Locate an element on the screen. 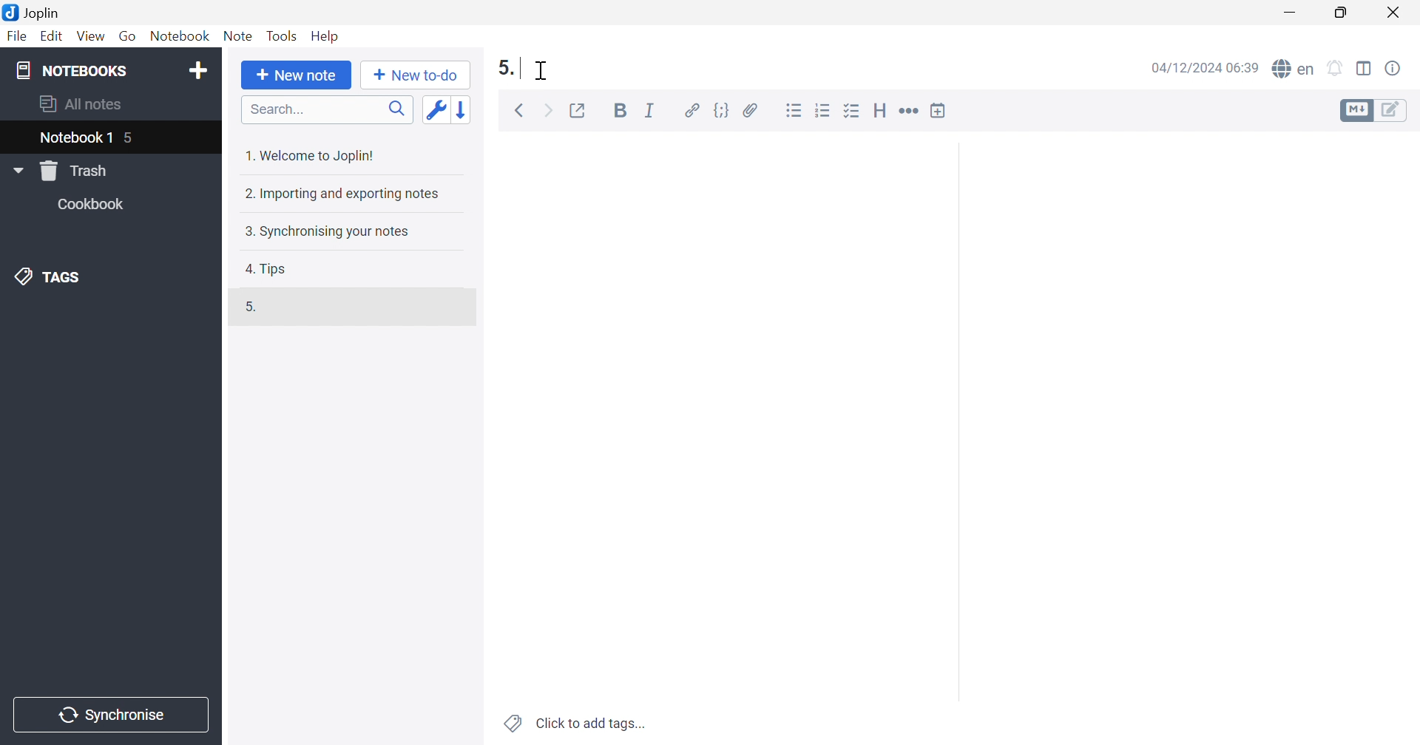 Image resolution: width=1420 pixels, height=745 pixels. Toggle sort order field is located at coordinates (439, 111).